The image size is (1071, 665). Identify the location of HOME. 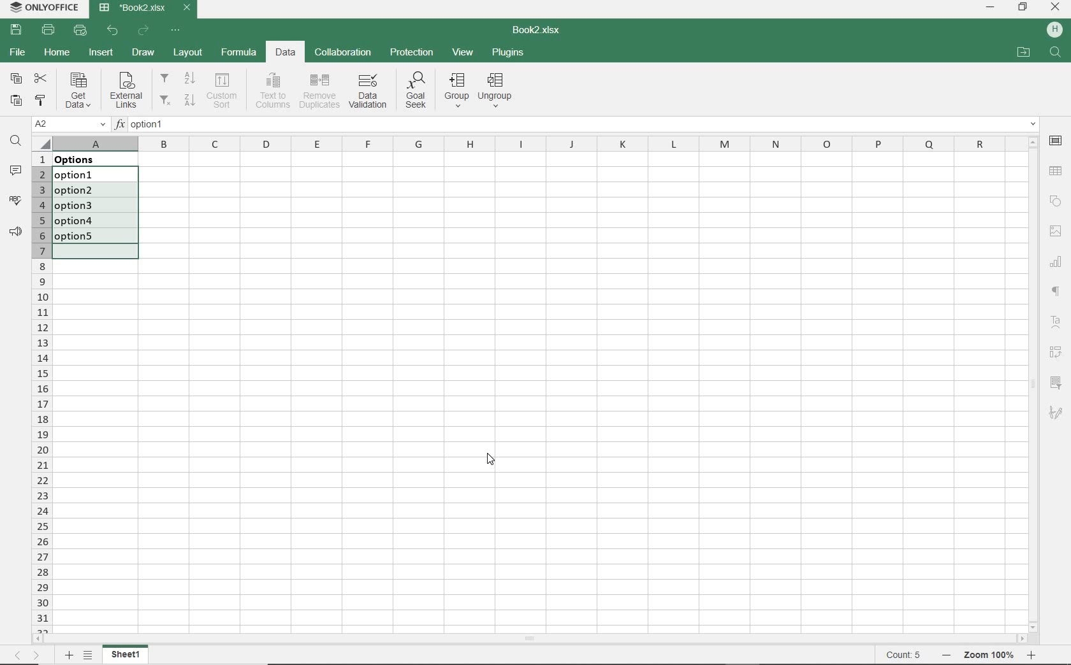
(57, 55).